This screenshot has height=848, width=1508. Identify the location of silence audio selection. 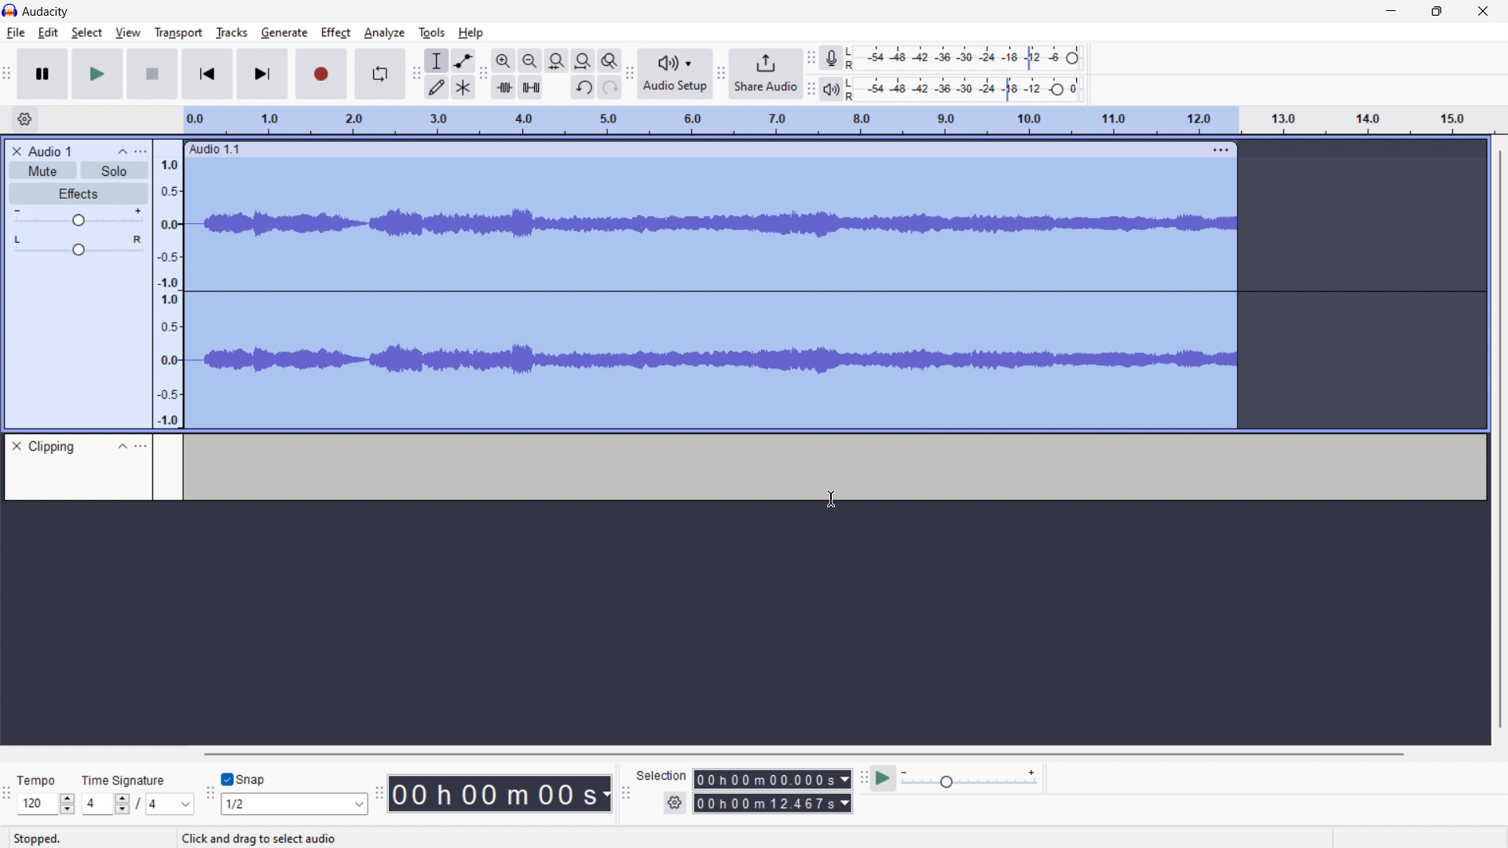
(531, 86).